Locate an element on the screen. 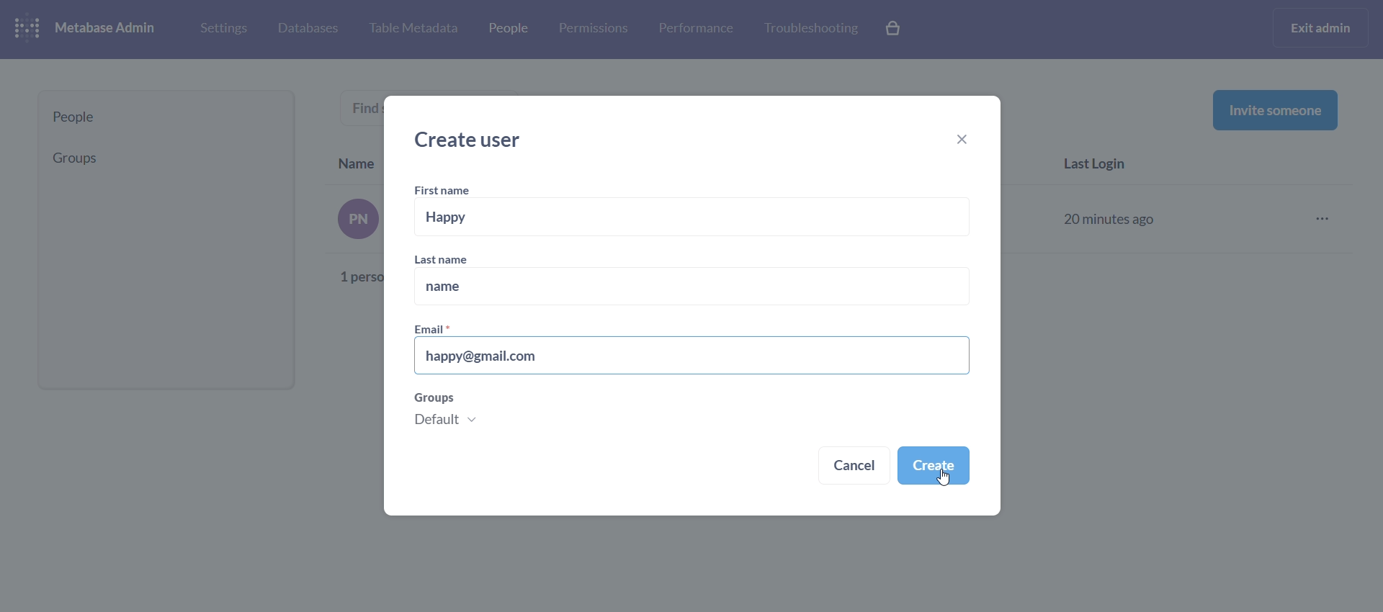  settings is located at coordinates (222, 27).